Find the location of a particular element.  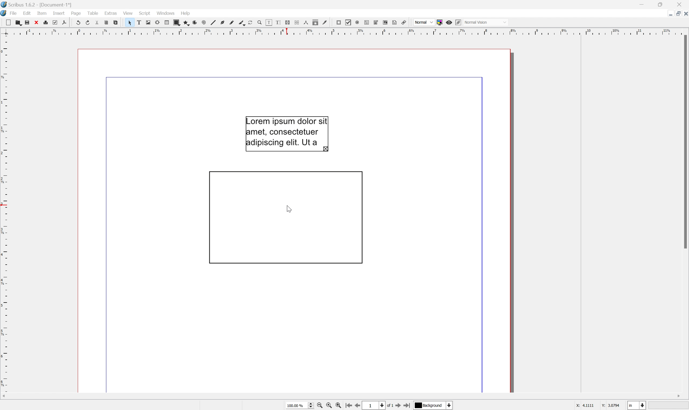

Scroll bar is located at coordinates (685, 143).